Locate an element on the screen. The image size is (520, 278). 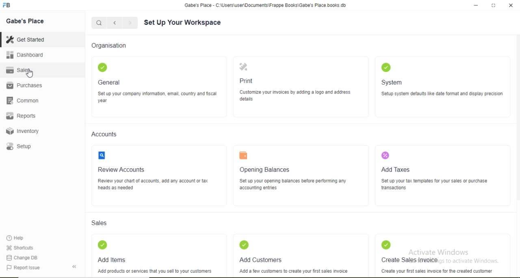
logo is located at coordinates (383, 156).